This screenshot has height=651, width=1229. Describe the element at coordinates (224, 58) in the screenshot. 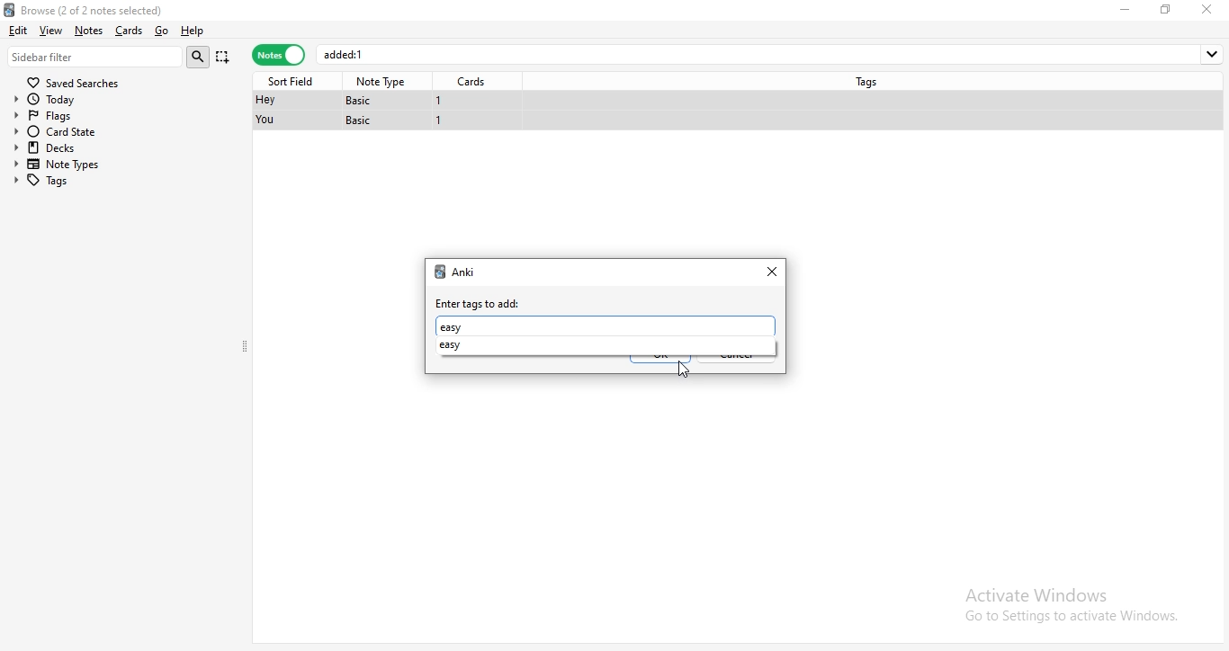

I see `append` at that location.